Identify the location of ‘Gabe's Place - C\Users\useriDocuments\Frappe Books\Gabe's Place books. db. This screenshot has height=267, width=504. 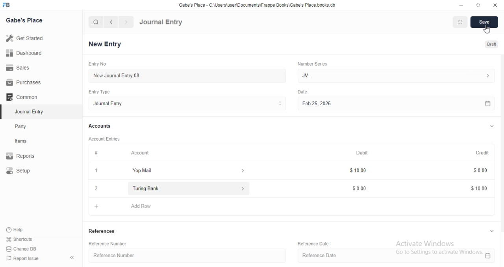
(256, 4).